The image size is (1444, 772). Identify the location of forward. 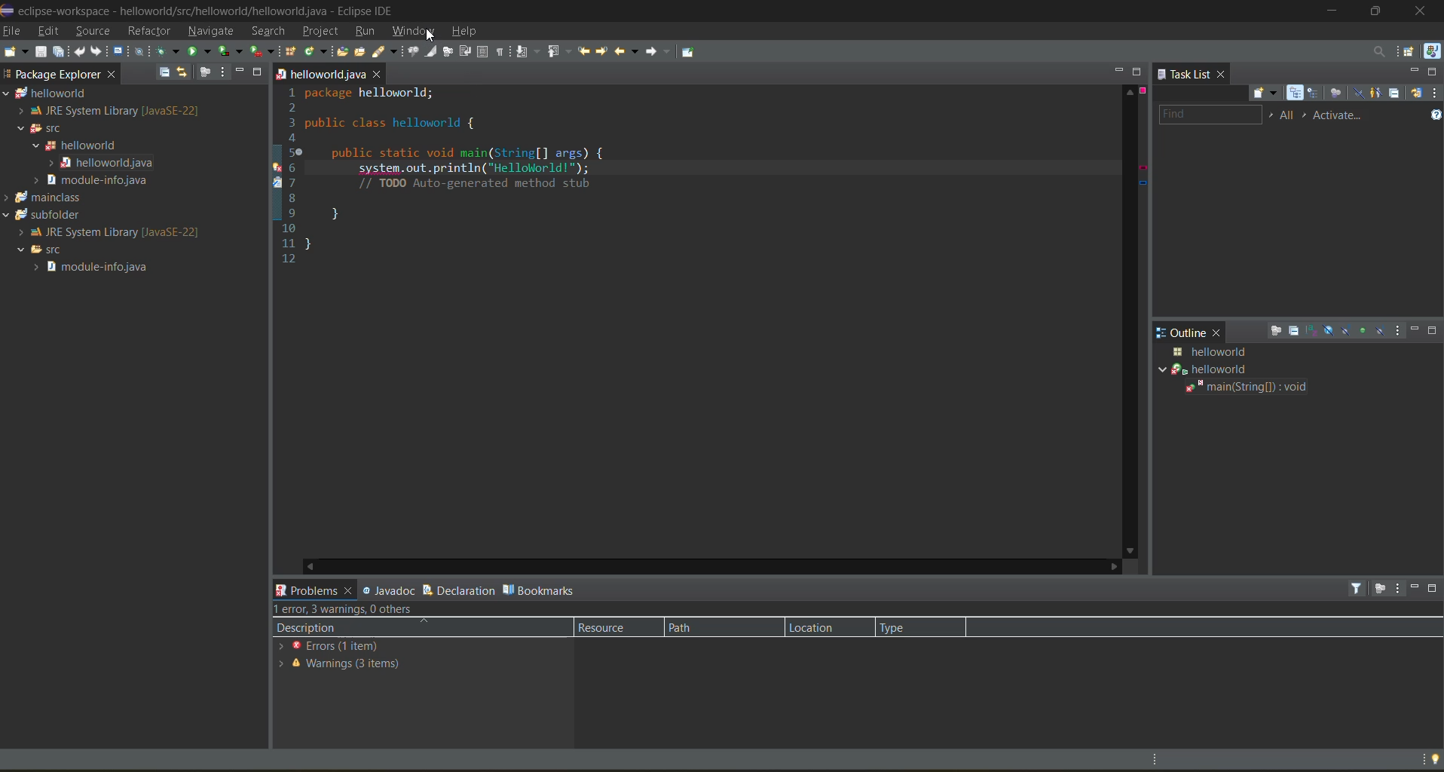
(659, 51).